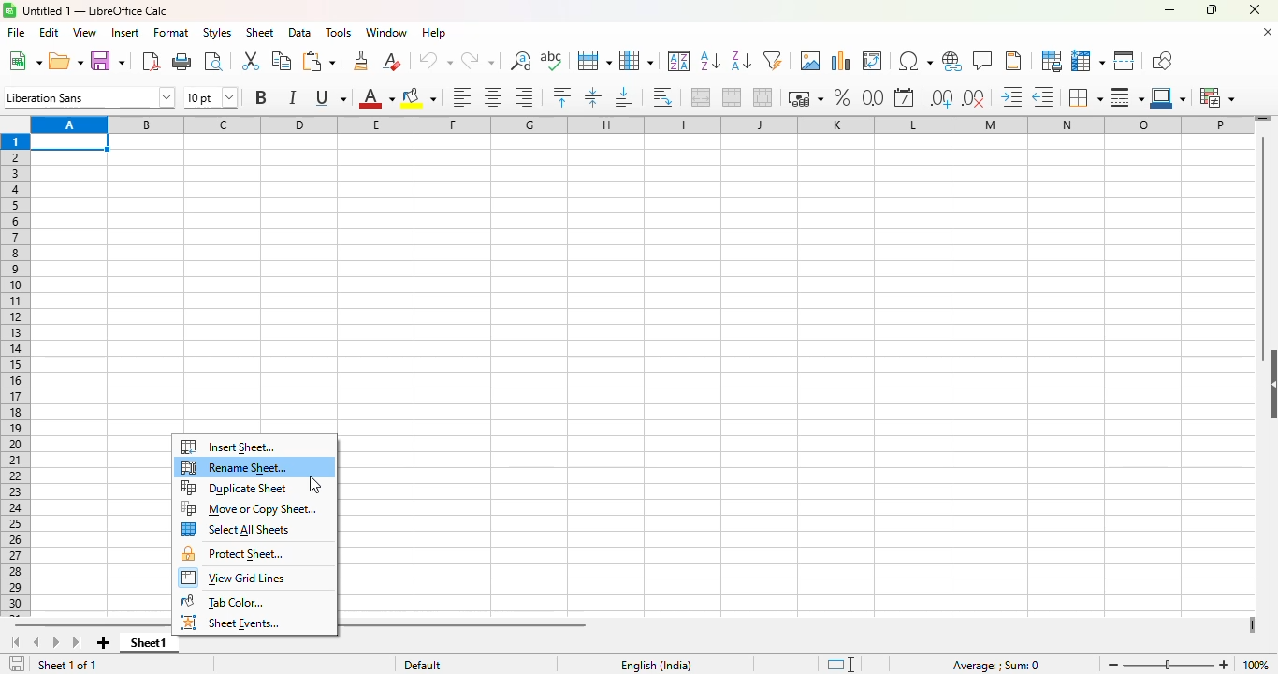 Image resolution: width=1278 pixels, height=674 pixels. I want to click on wrap text, so click(662, 98).